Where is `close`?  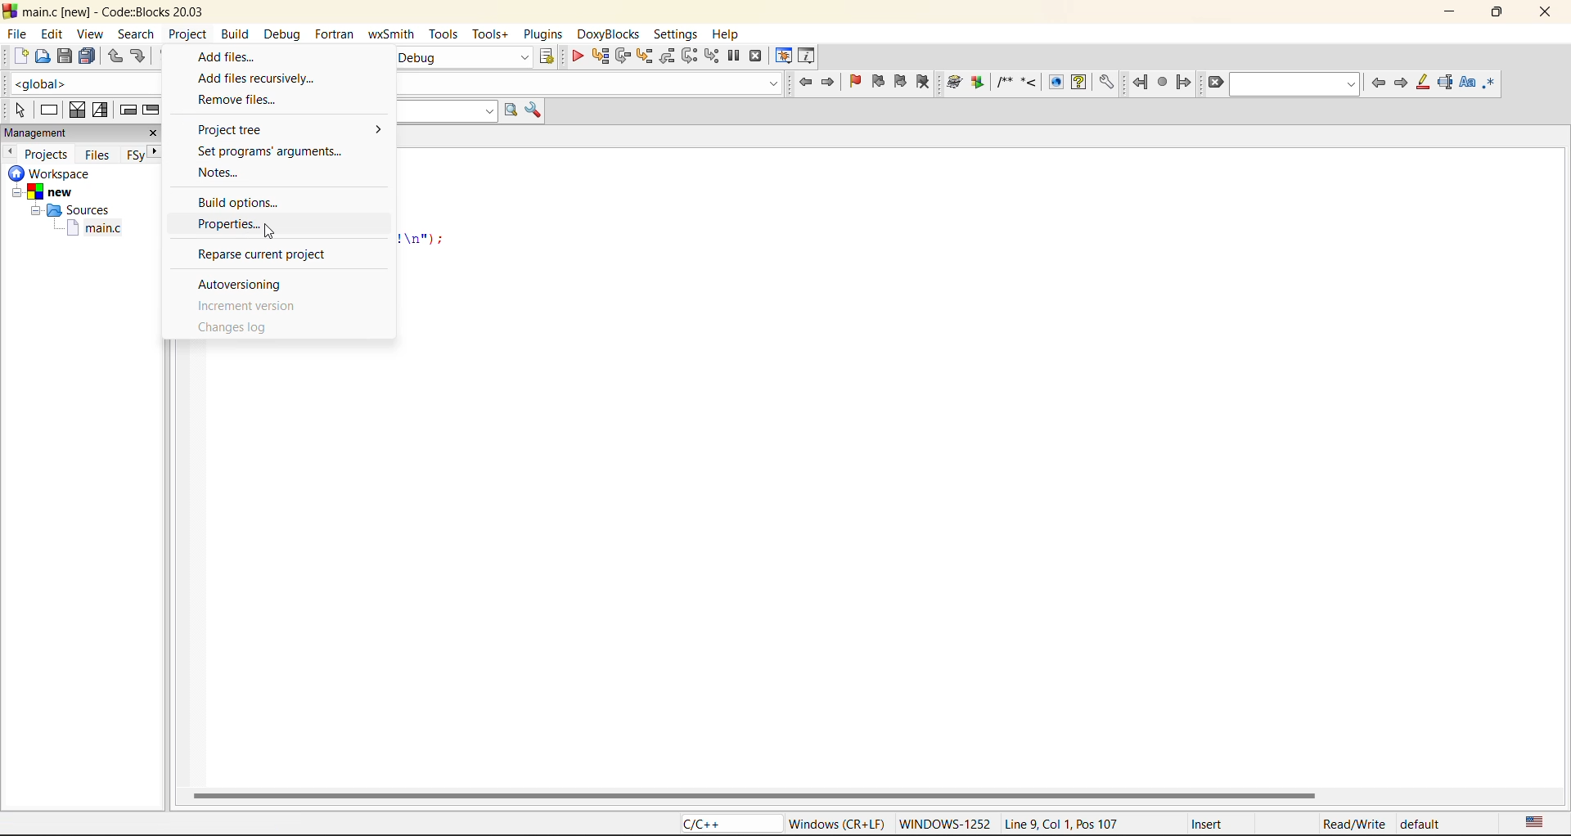
close is located at coordinates (1546, 16).